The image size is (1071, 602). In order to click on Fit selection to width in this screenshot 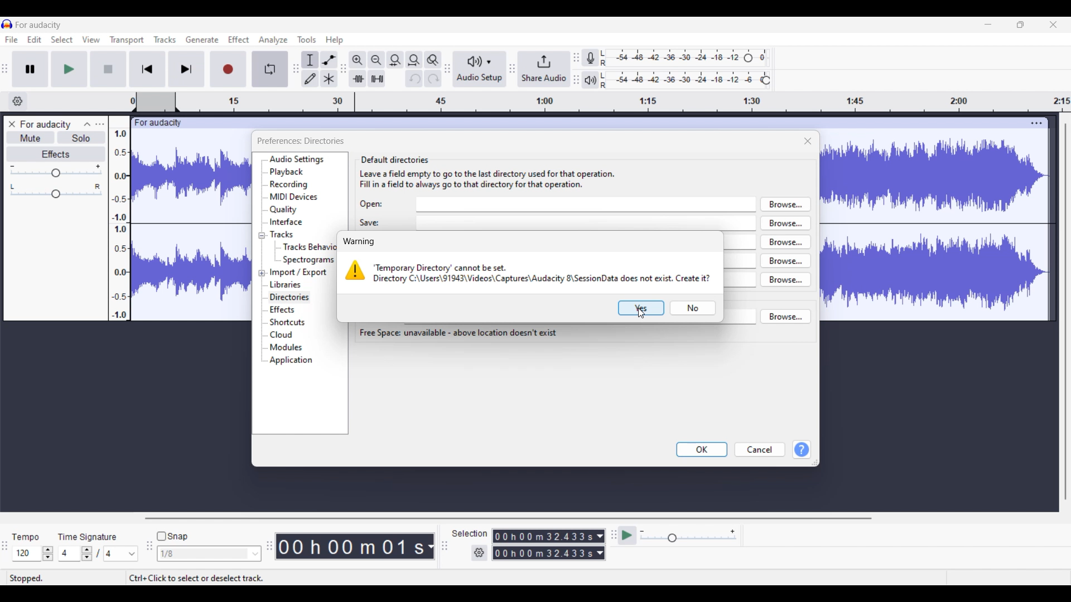, I will do `click(395, 60)`.